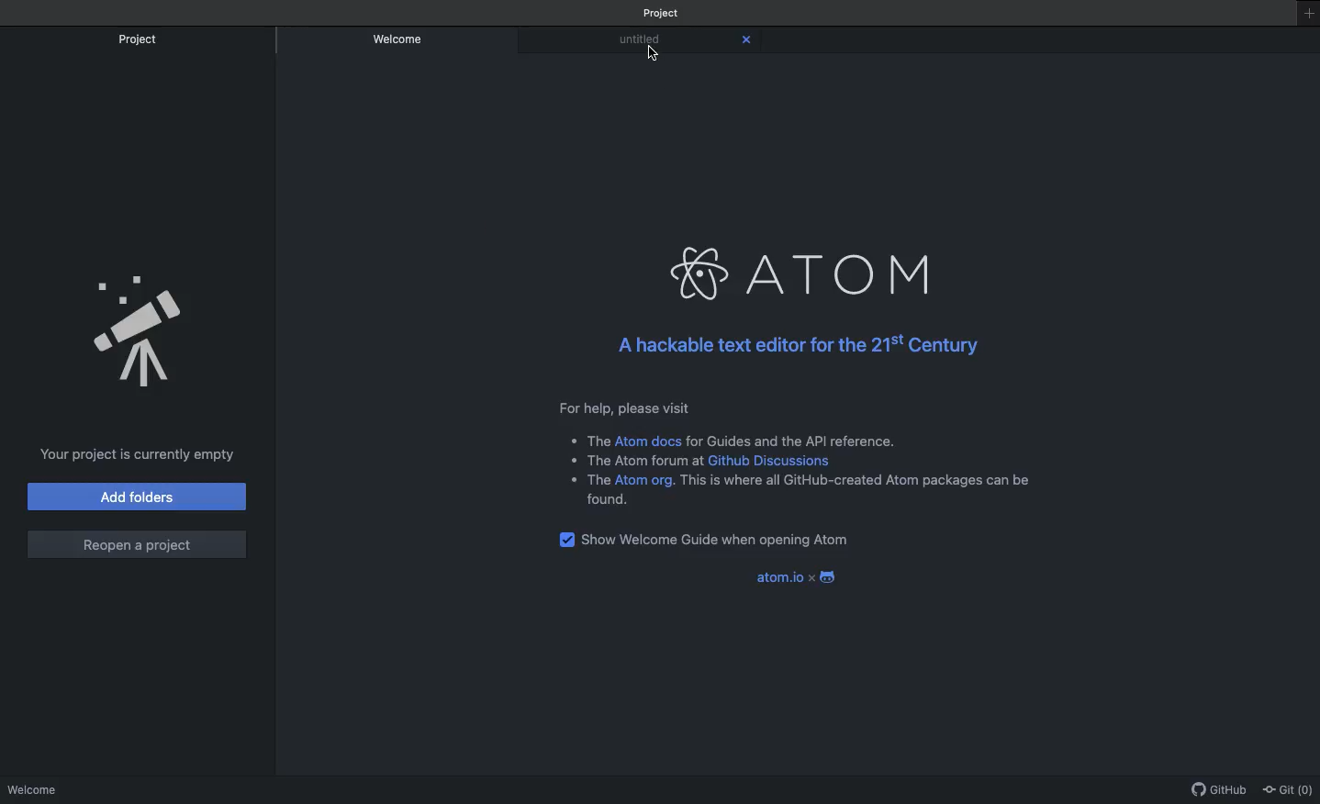 This screenshot has height=804, width=1320. What do you see at coordinates (793, 576) in the screenshot?
I see `Atom.ioxanroid` at bounding box center [793, 576].